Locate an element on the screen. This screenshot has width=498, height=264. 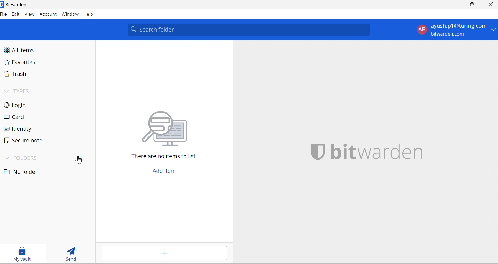
Window is located at coordinates (70, 14).